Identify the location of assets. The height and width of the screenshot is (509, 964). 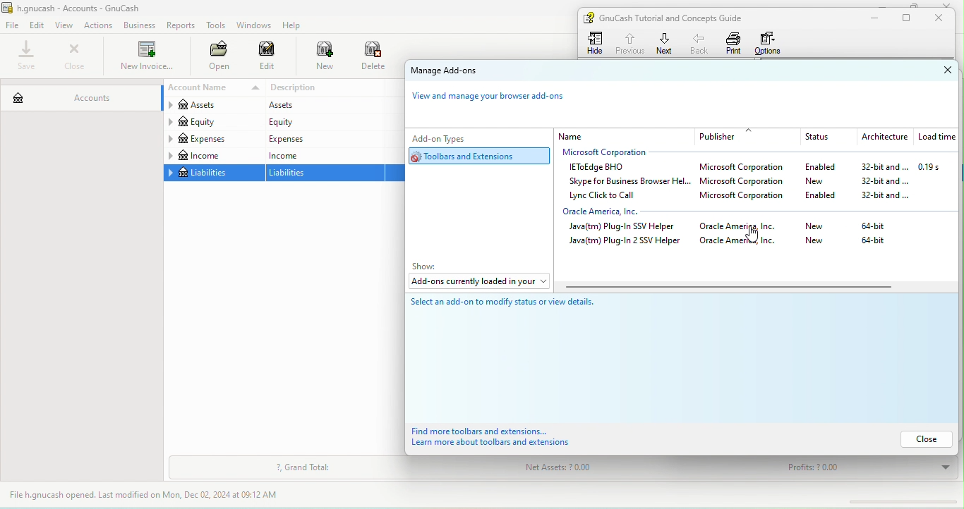
(322, 106).